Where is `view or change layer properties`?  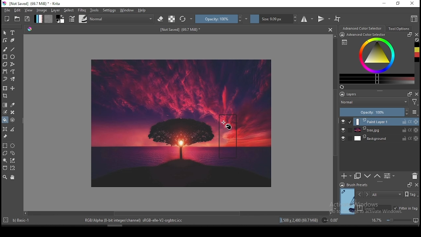 view or change layer properties is located at coordinates (389, 176).